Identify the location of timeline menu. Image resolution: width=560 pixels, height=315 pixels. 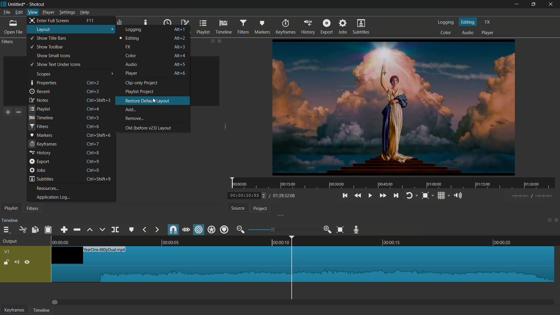
(6, 230).